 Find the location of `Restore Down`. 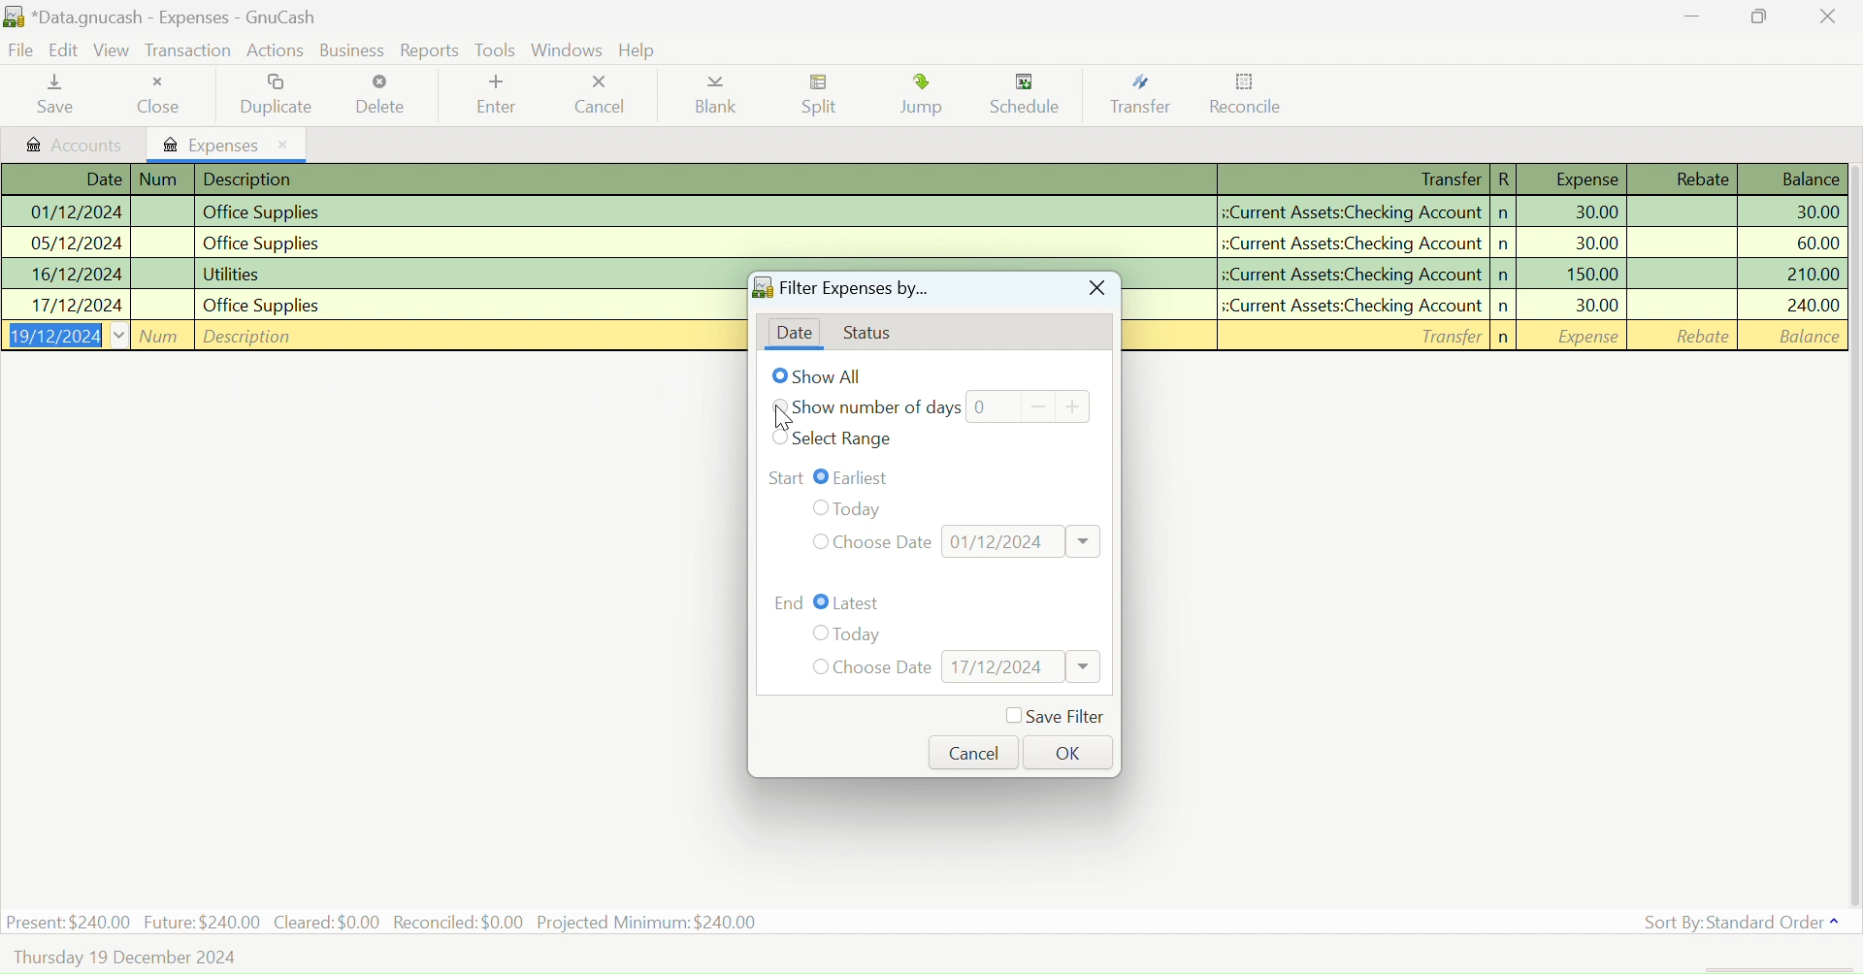

Restore Down is located at coordinates (1692, 16).